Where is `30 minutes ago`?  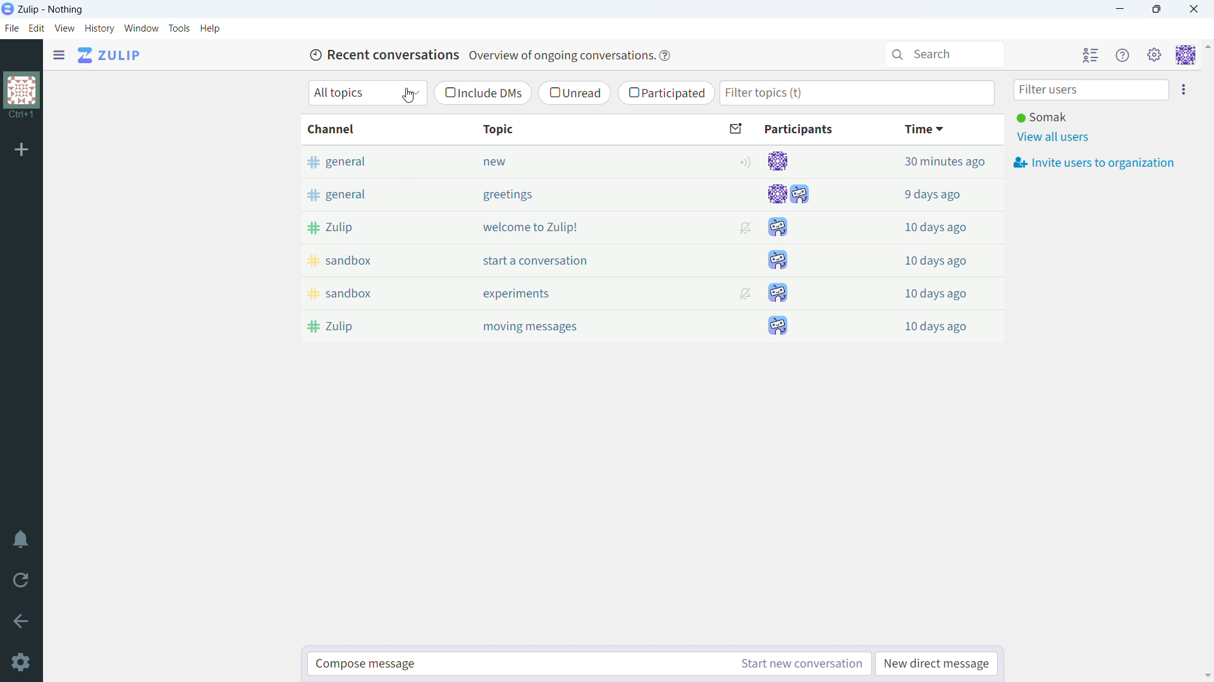 30 minutes ago is located at coordinates (936, 162).